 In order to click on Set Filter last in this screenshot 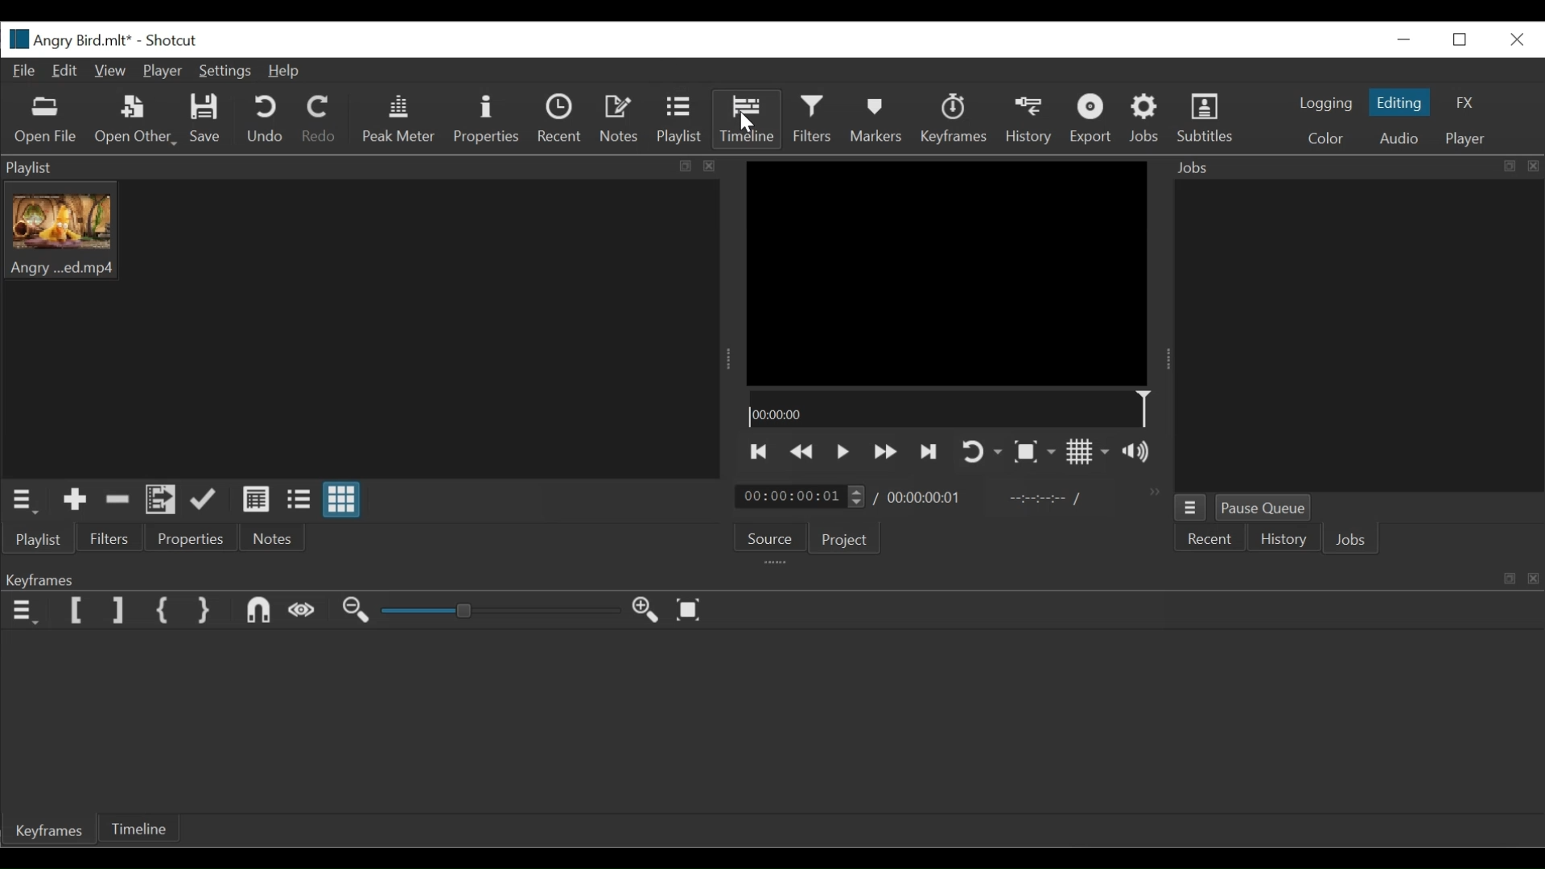, I will do `click(122, 609)`.